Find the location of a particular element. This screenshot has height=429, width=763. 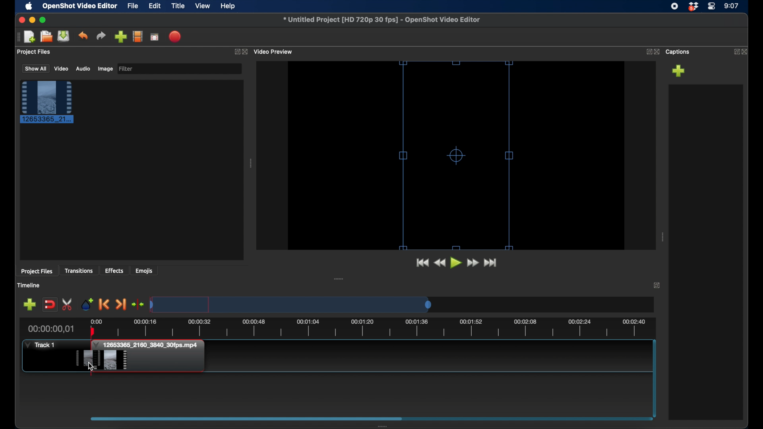

show all is located at coordinates (35, 69).